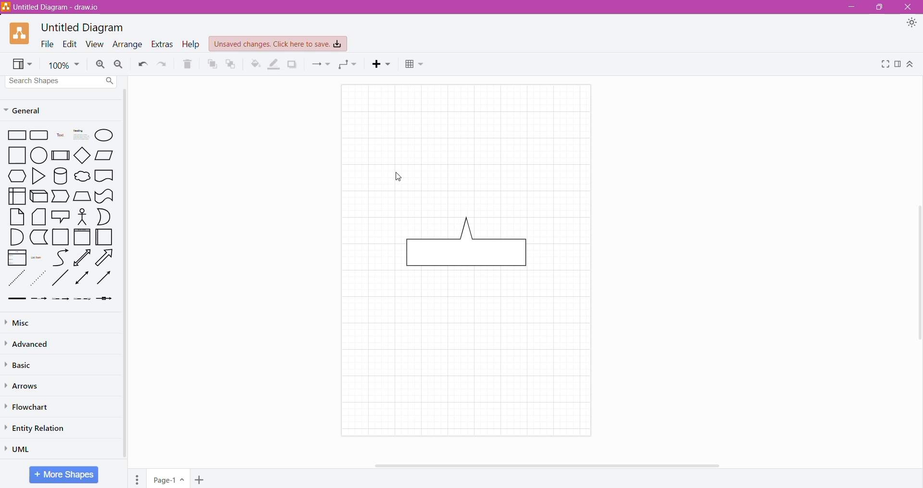 This screenshot has height=488, width=923. I want to click on View, so click(23, 64).